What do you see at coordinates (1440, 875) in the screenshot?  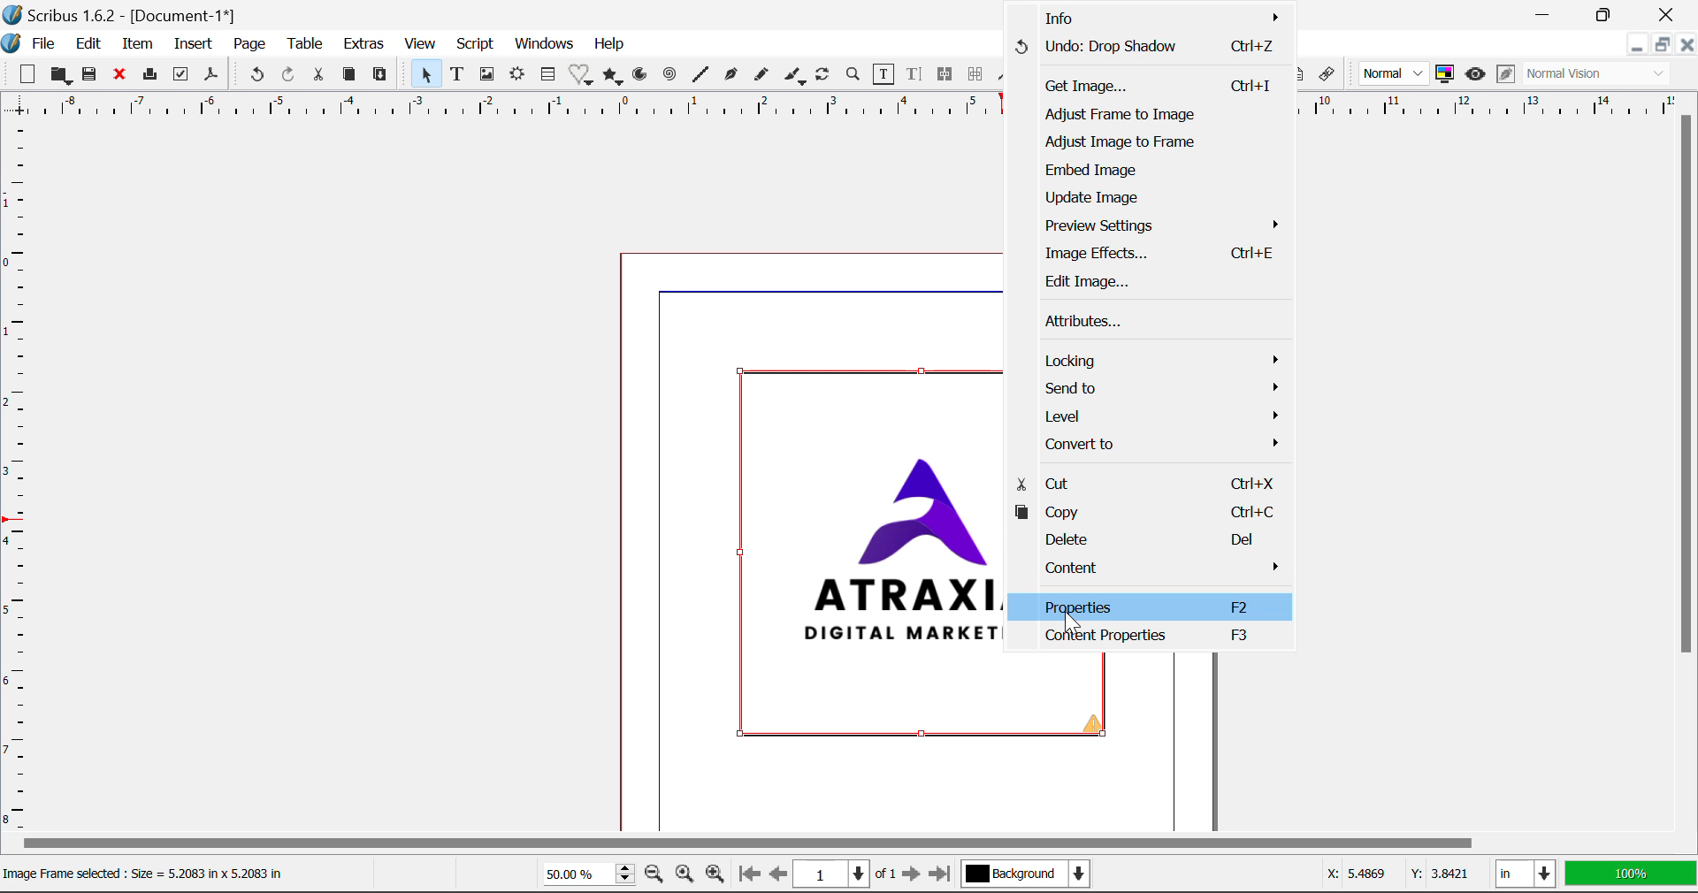 I see `Y: 3.8421` at bounding box center [1440, 875].